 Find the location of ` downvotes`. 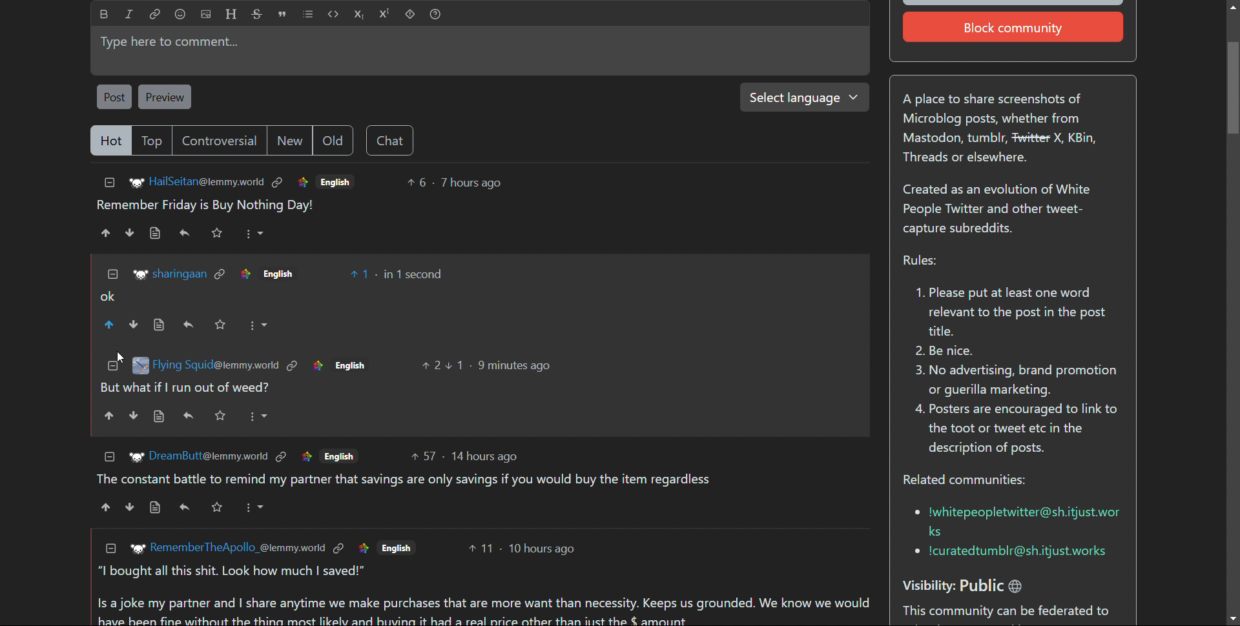

 downvotes is located at coordinates (131, 232).